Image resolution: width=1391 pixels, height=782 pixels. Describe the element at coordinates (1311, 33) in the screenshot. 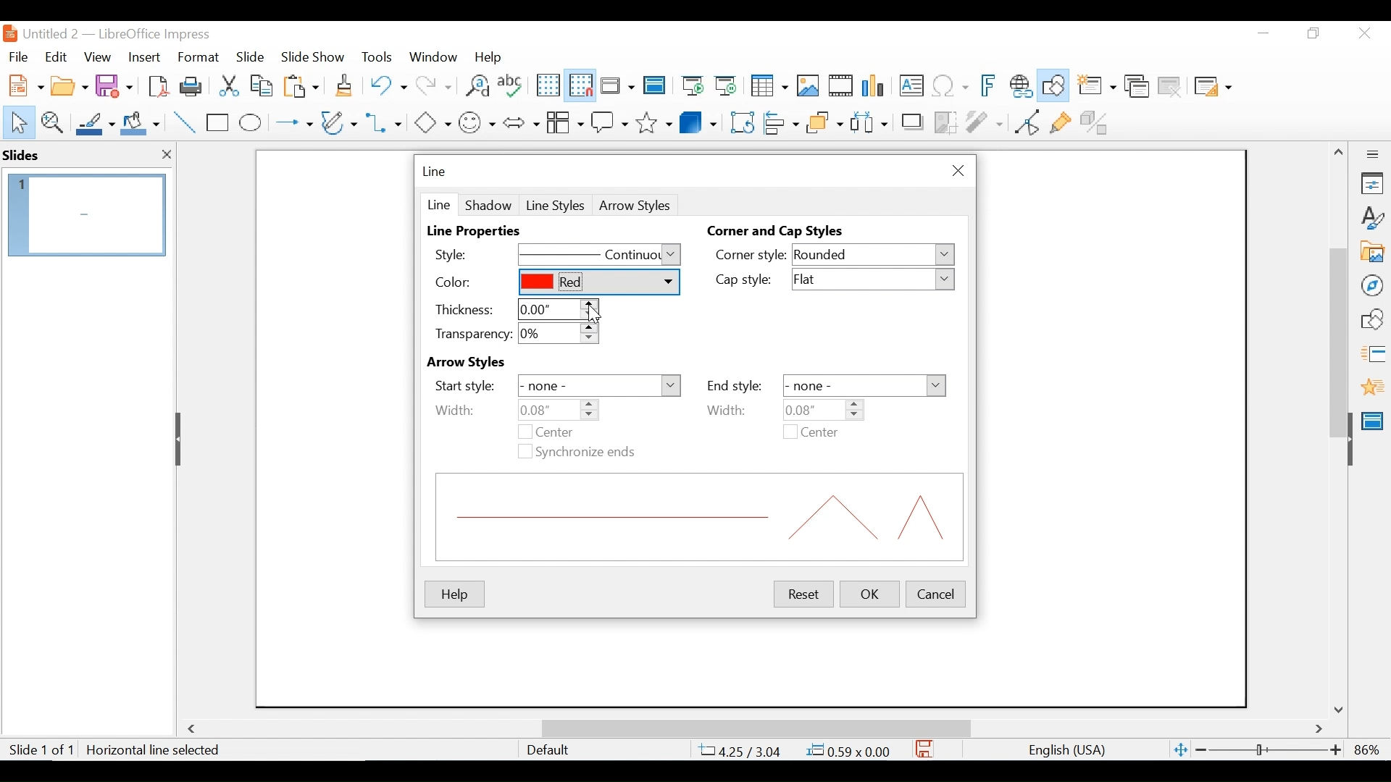

I see `Restore` at that location.